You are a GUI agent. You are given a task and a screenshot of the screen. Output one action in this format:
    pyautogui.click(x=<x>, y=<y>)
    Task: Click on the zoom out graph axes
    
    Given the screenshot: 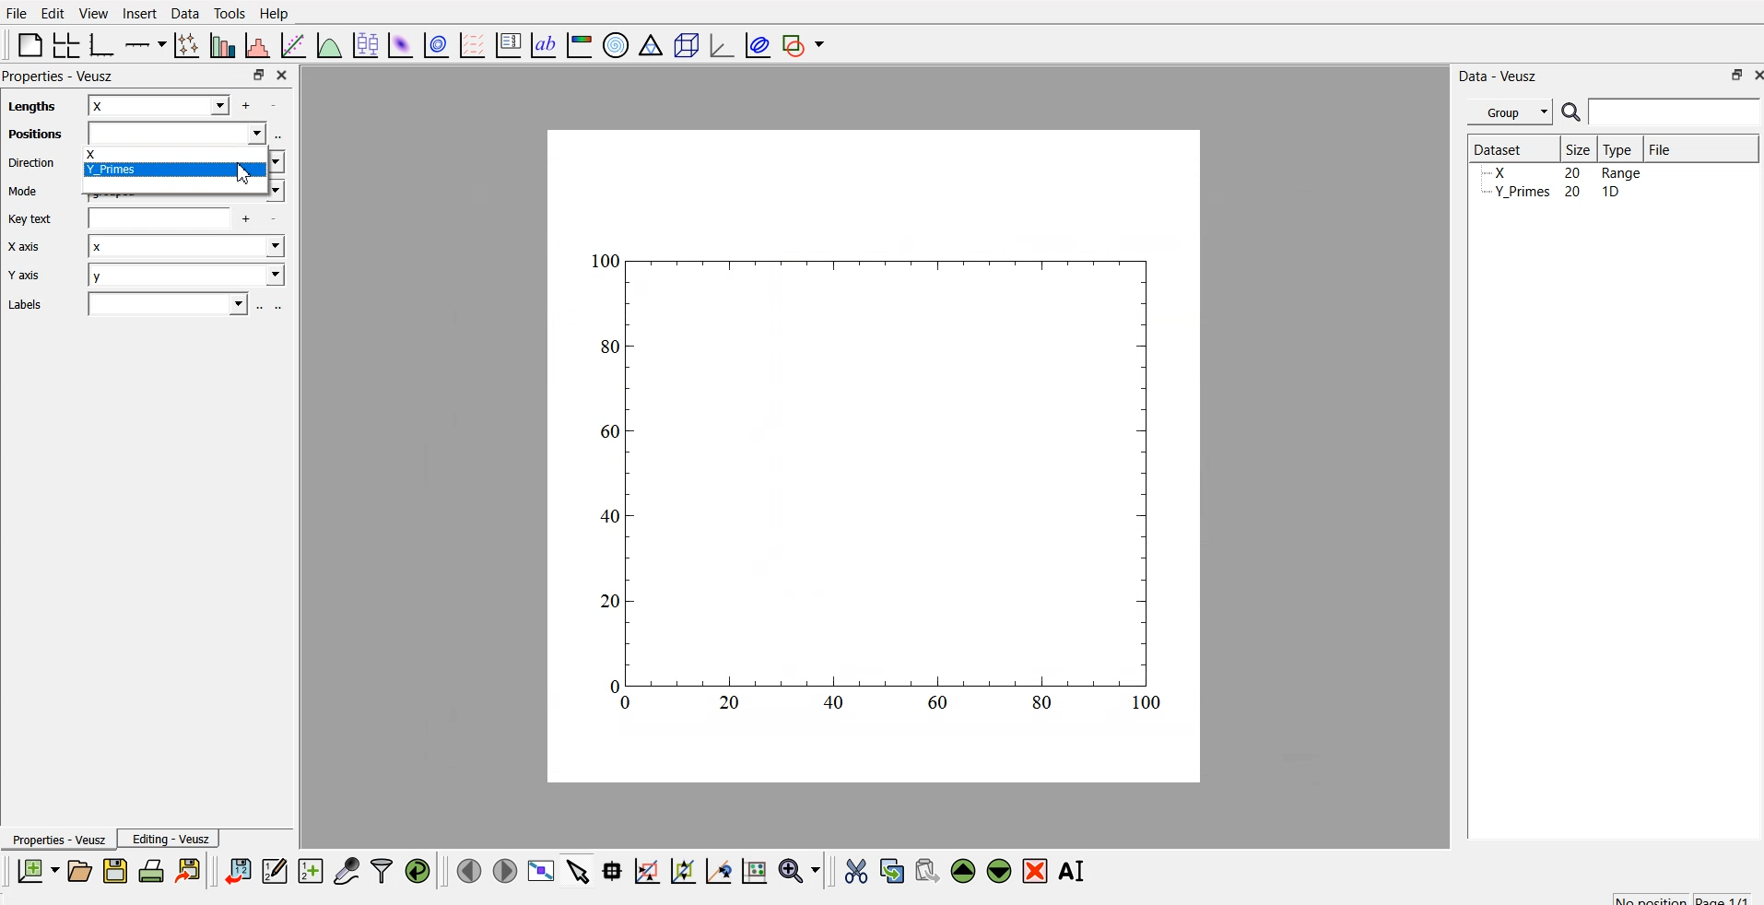 What is the action you would take?
    pyautogui.click(x=716, y=870)
    